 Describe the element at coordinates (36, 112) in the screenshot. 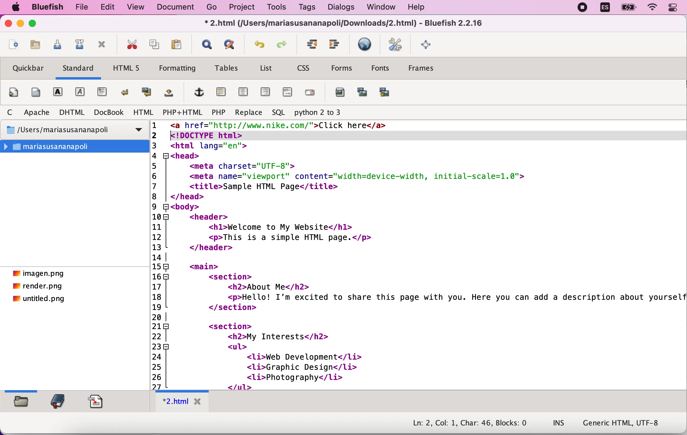

I see `apache` at that location.